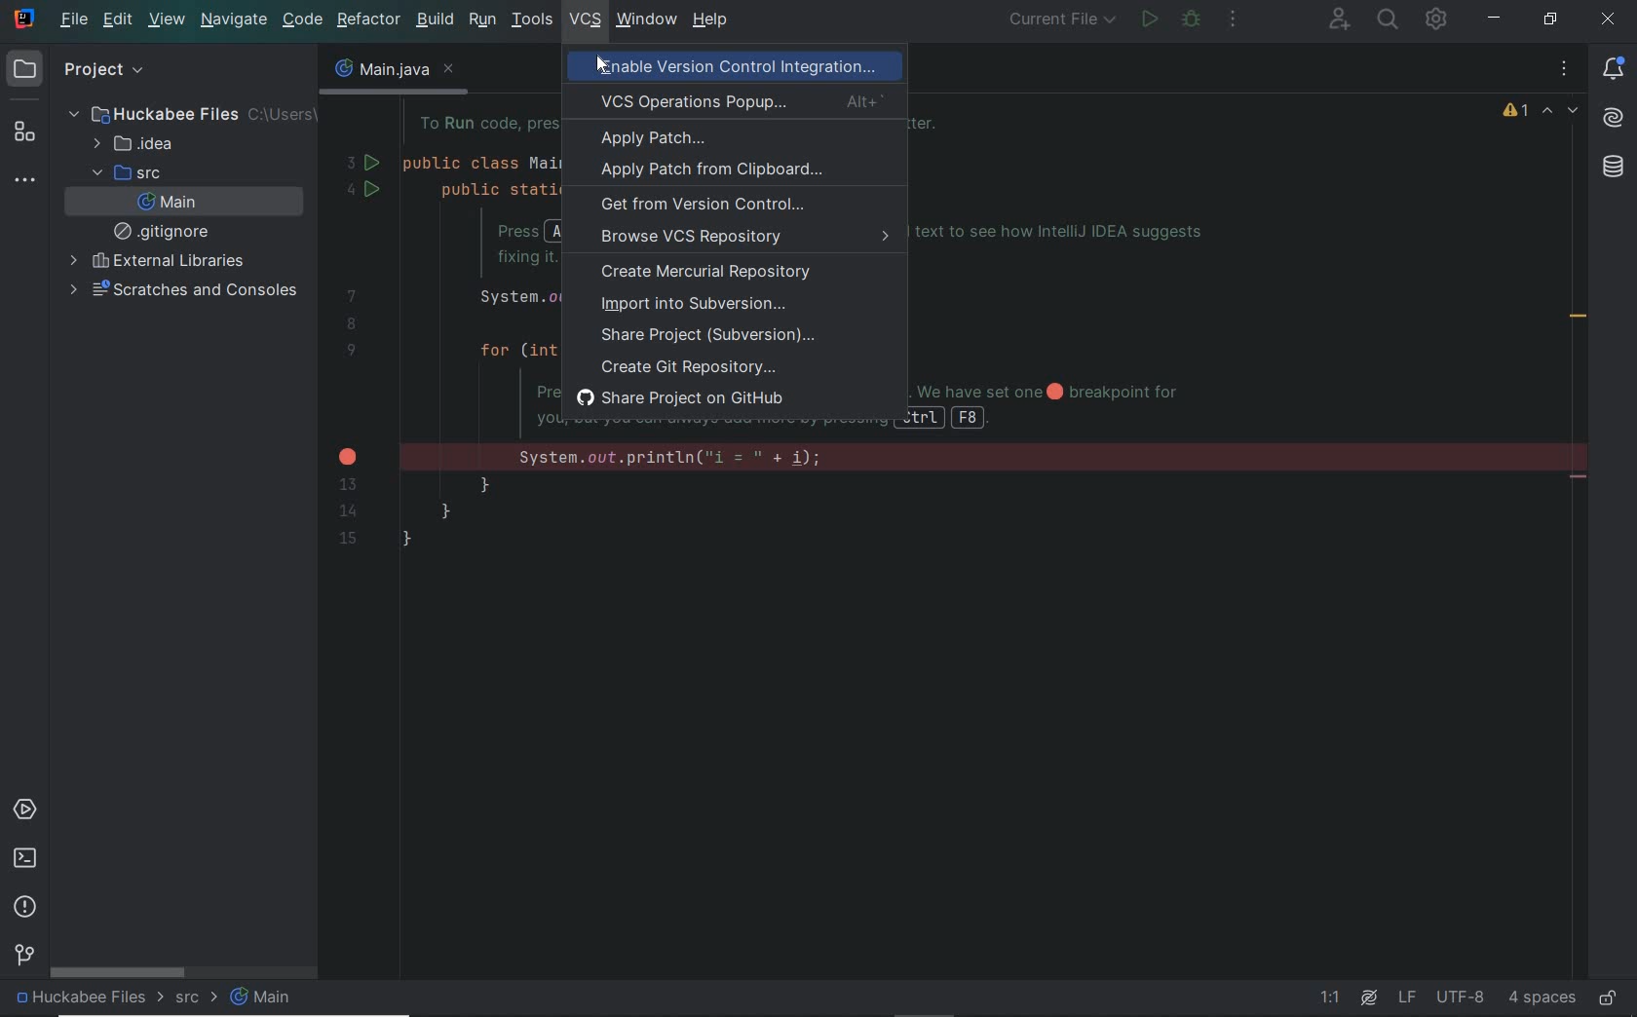 This screenshot has width=1637, height=1017. Describe the element at coordinates (1610, 19) in the screenshot. I see `CLOSE` at that location.